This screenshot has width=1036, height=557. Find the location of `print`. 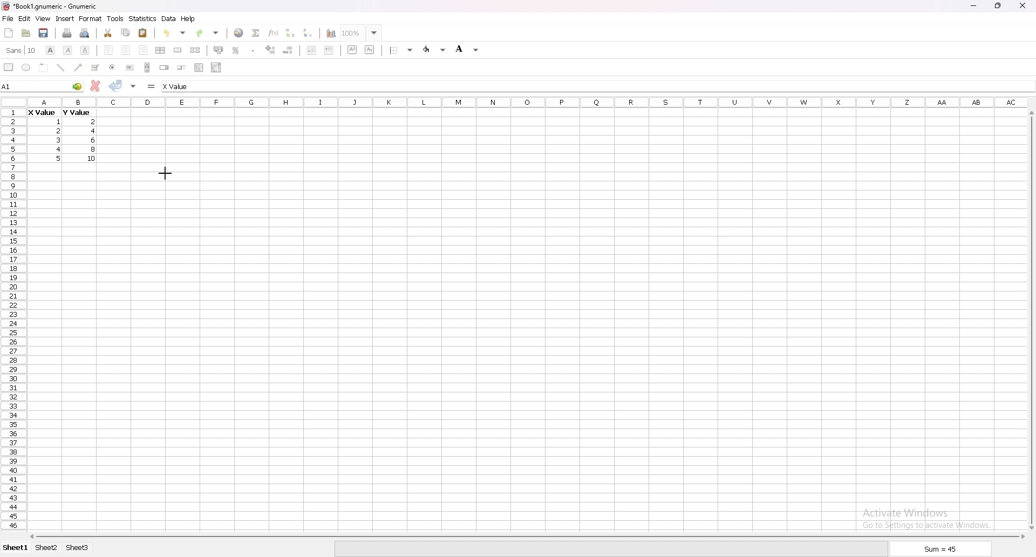

print is located at coordinates (67, 33).